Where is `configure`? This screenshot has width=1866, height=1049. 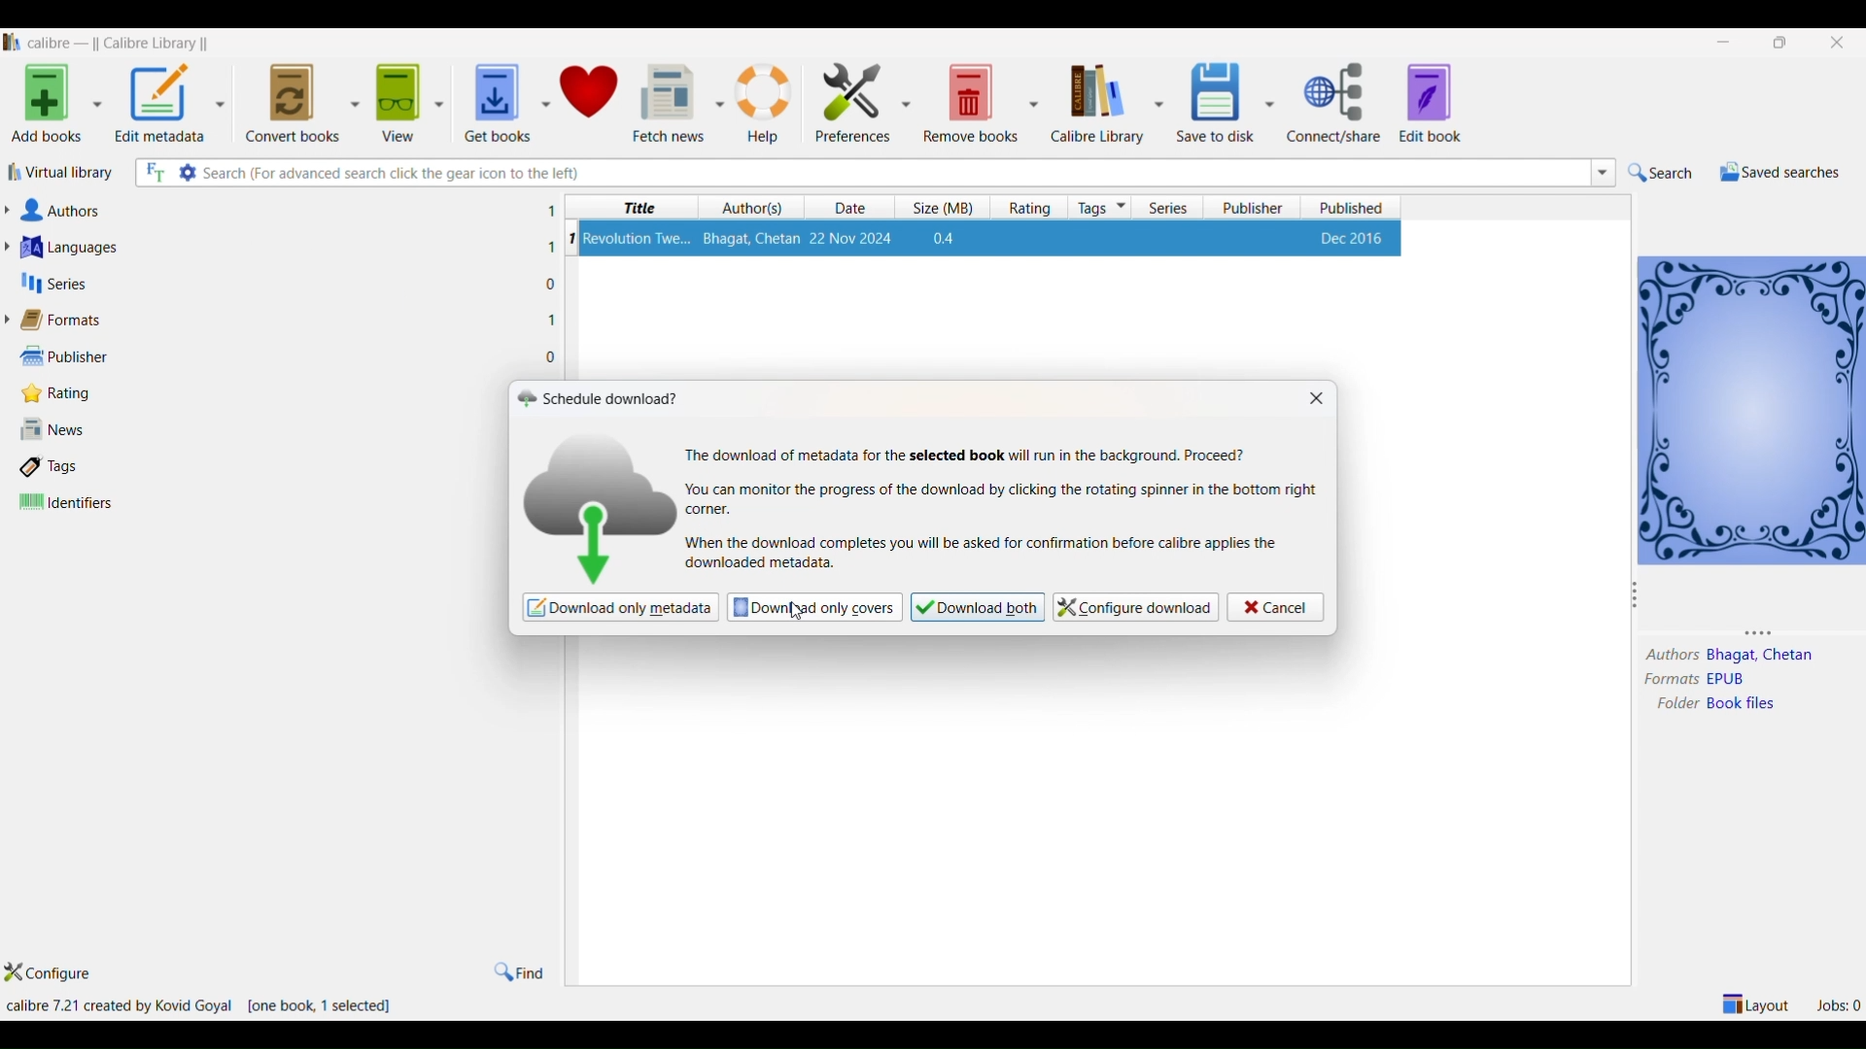 configure is located at coordinates (59, 974).